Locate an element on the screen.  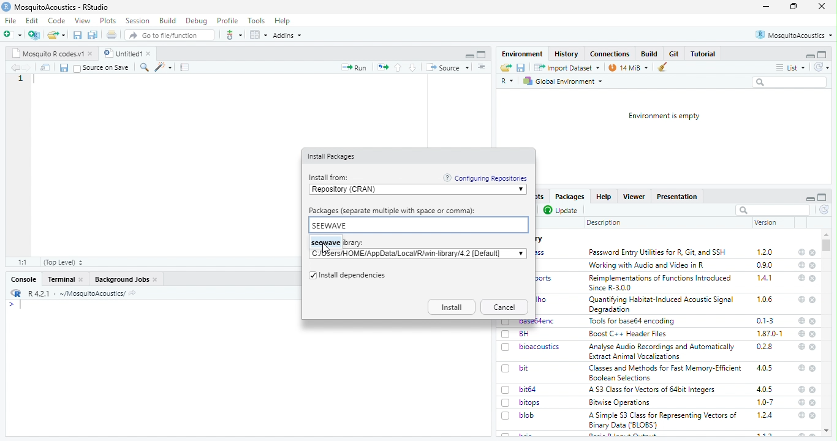
web is located at coordinates (803, 265).